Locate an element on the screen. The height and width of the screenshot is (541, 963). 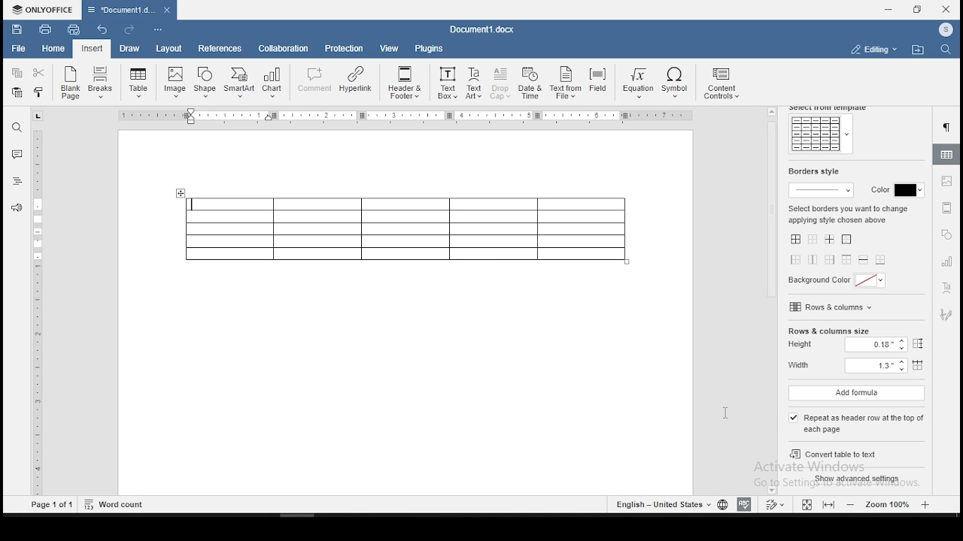
Field is located at coordinates (597, 81).